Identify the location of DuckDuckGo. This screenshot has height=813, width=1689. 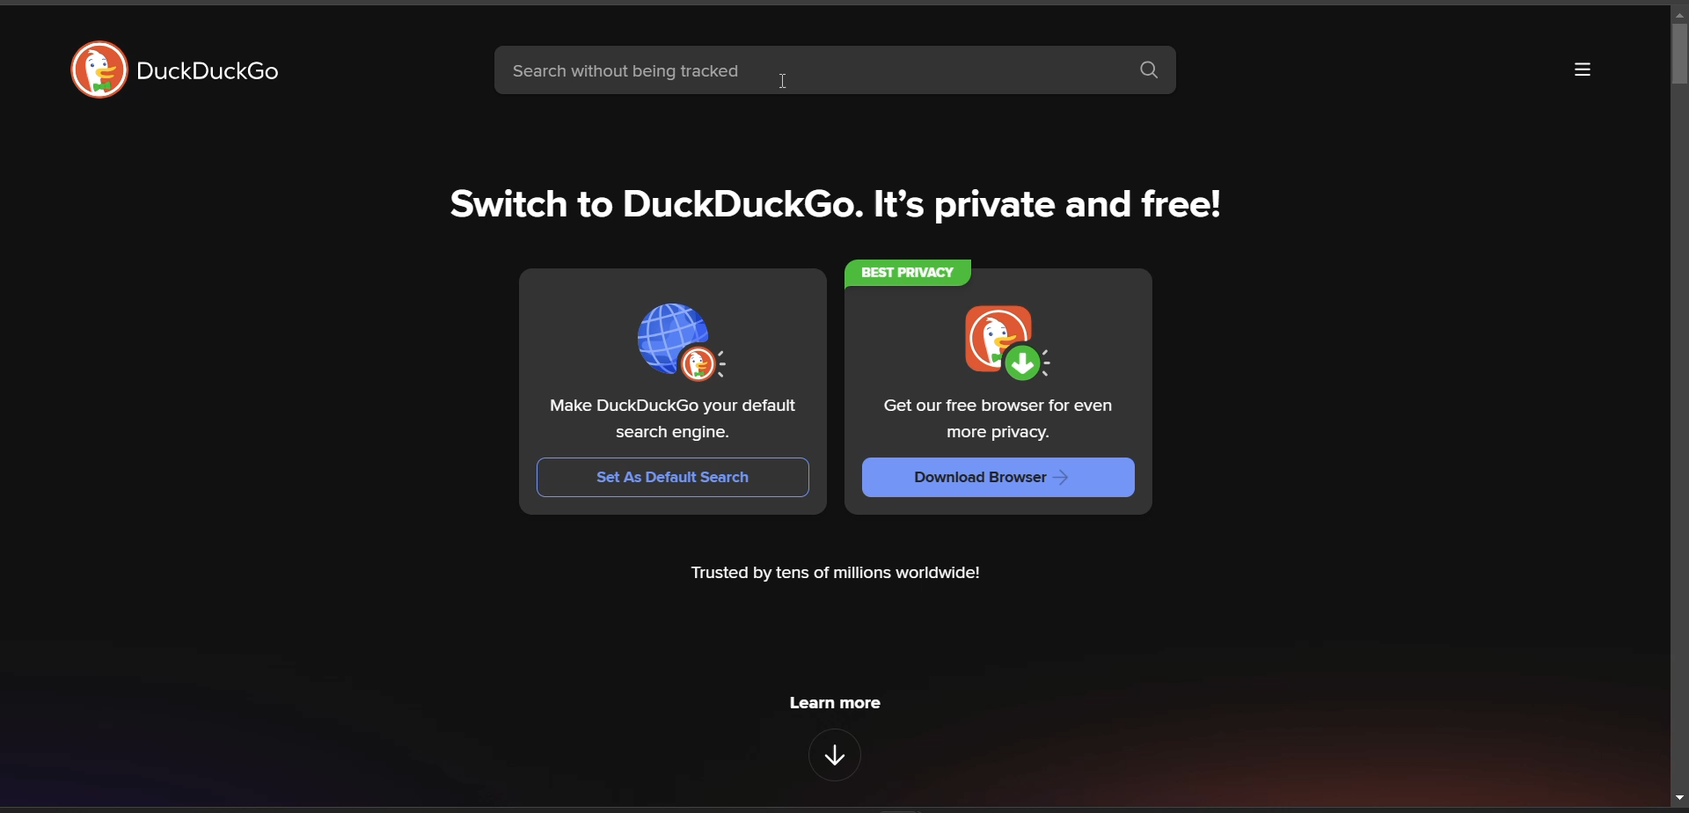
(212, 72).